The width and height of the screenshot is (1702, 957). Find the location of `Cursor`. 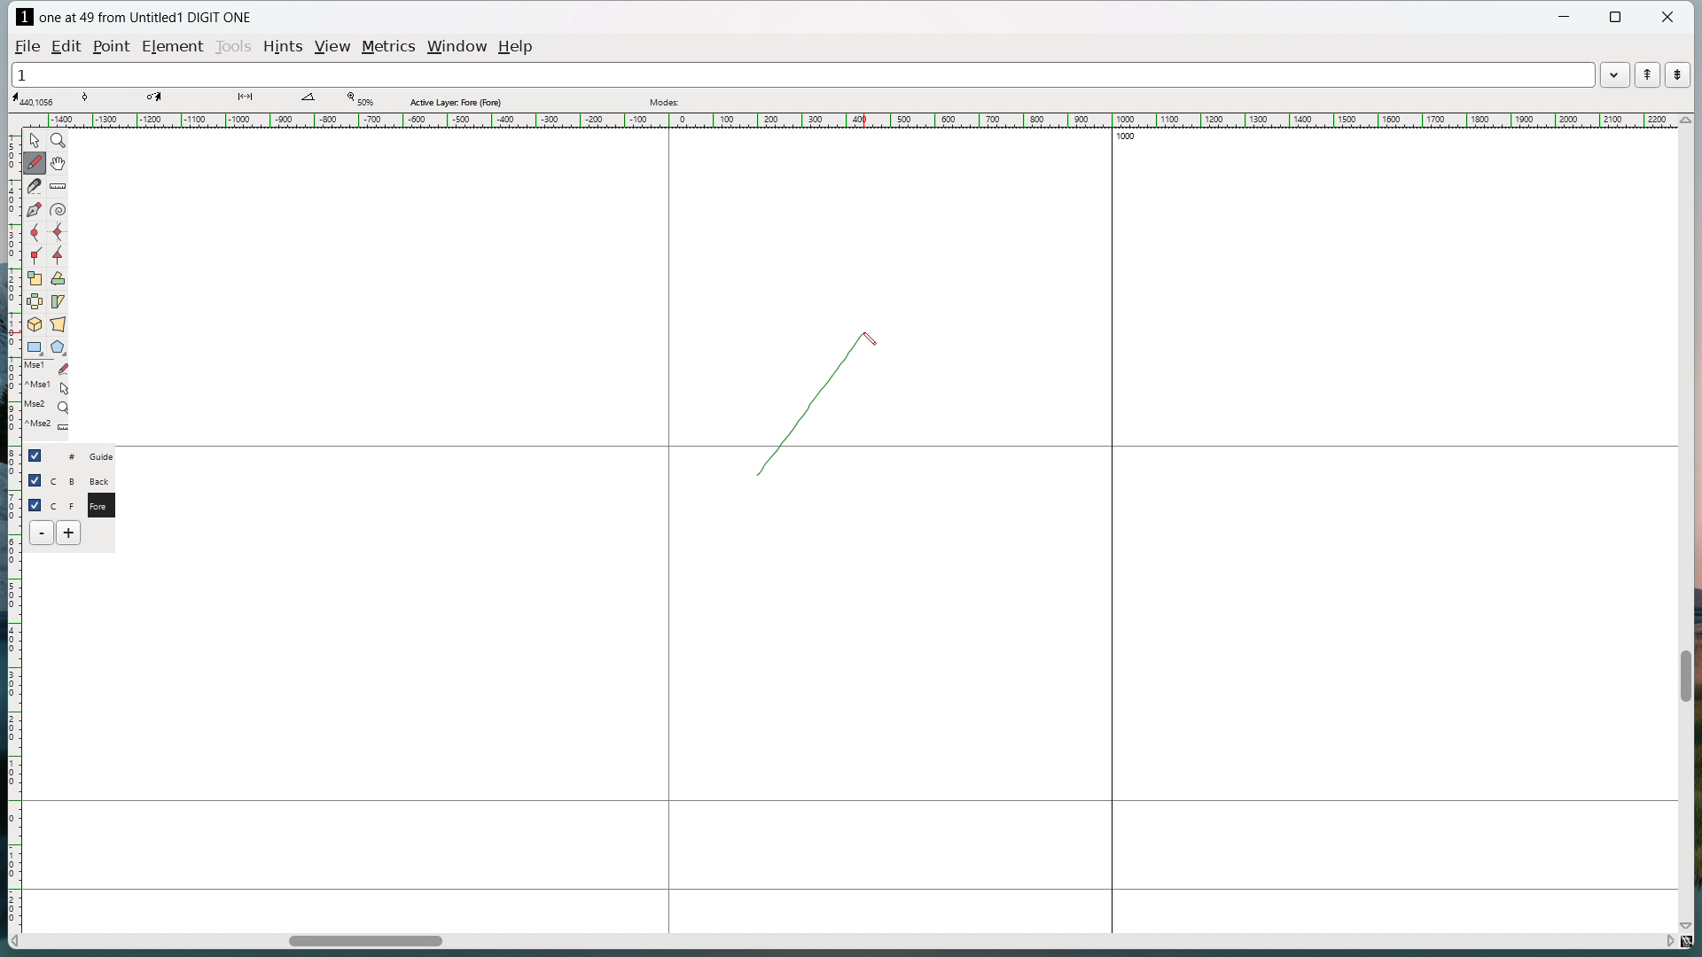

Cursor is located at coordinates (872, 337).